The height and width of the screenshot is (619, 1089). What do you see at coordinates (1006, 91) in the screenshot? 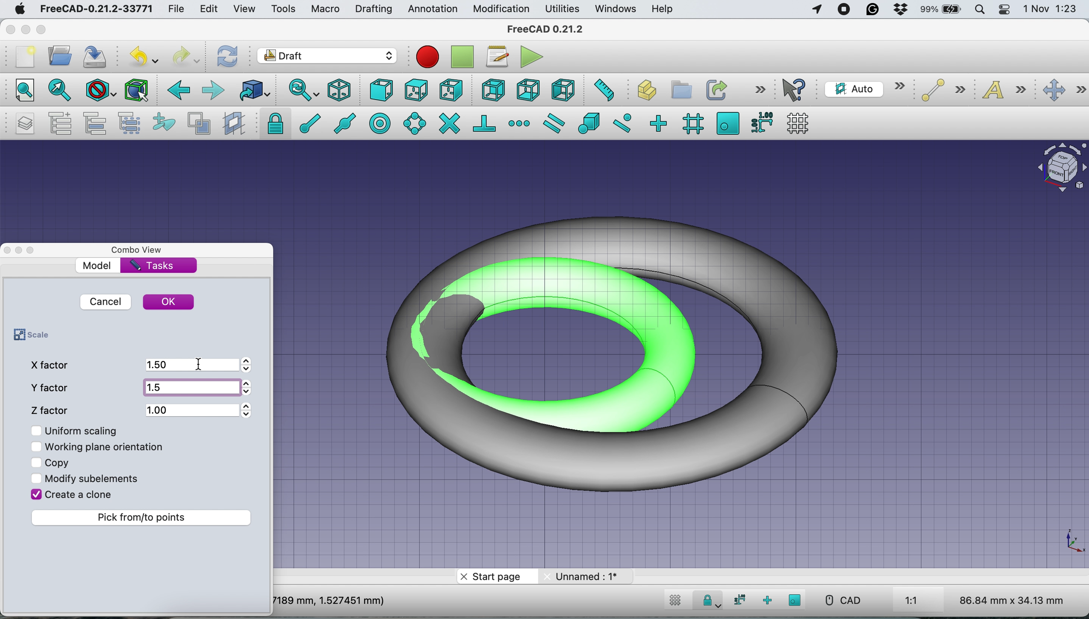
I see `text` at bounding box center [1006, 91].